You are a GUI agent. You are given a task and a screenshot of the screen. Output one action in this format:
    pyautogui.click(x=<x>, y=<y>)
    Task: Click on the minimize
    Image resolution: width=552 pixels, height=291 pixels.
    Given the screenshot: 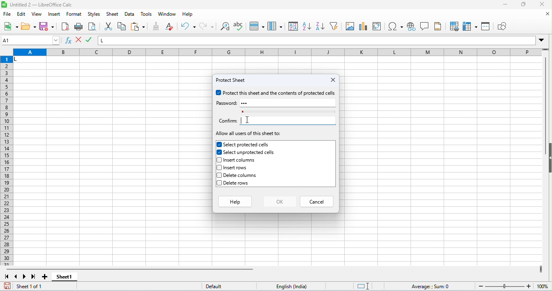 What is the action you would take?
    pyautogui.click(x=505, y=5)
    